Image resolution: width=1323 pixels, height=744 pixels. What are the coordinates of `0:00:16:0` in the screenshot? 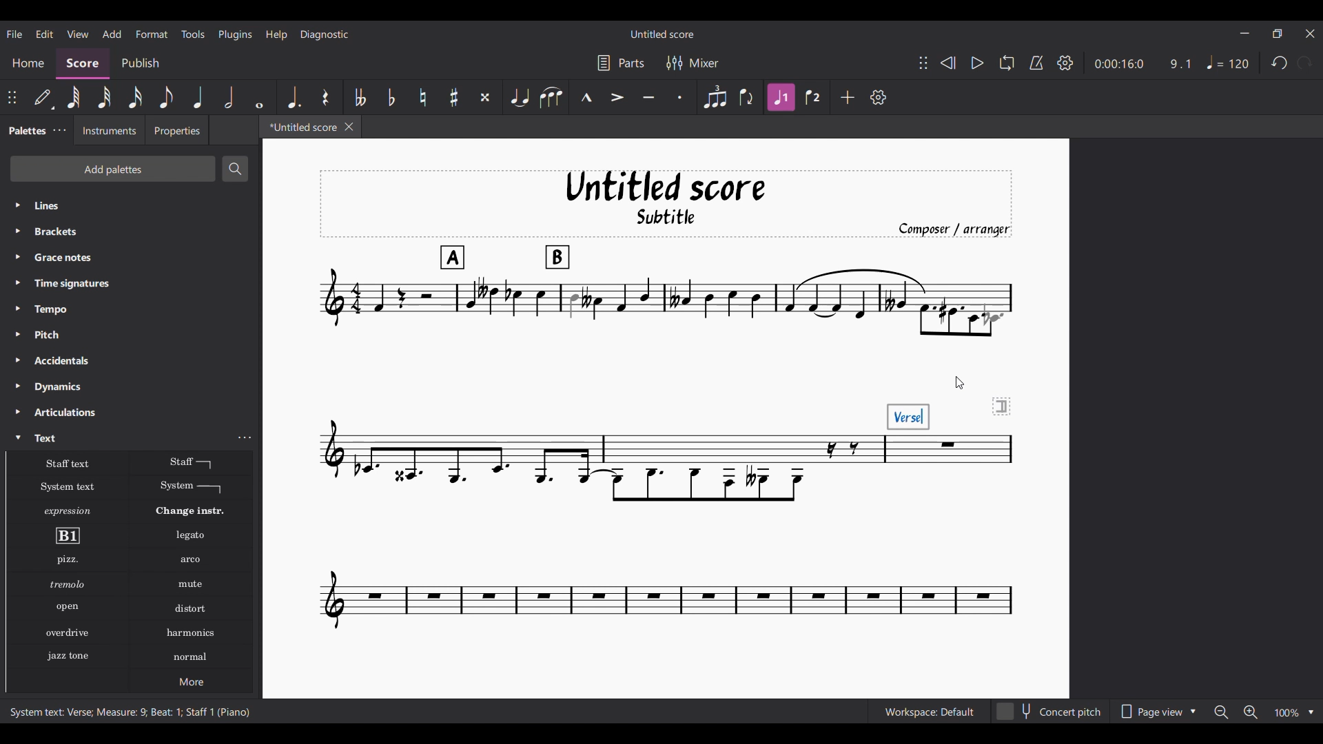 It's located at (1119, 64).